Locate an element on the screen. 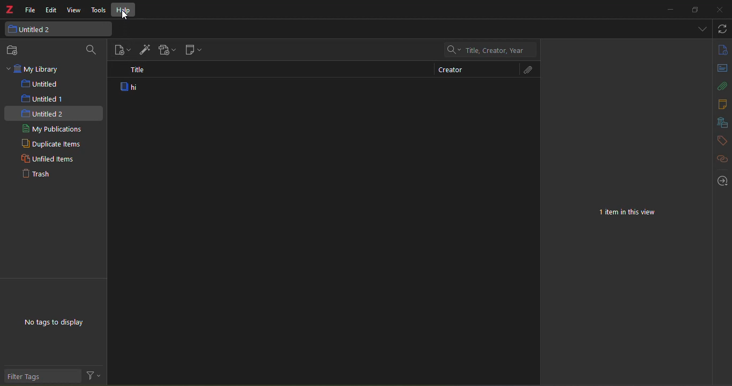 The image size is (732, 386). add item is located at coordinates (144, 50).